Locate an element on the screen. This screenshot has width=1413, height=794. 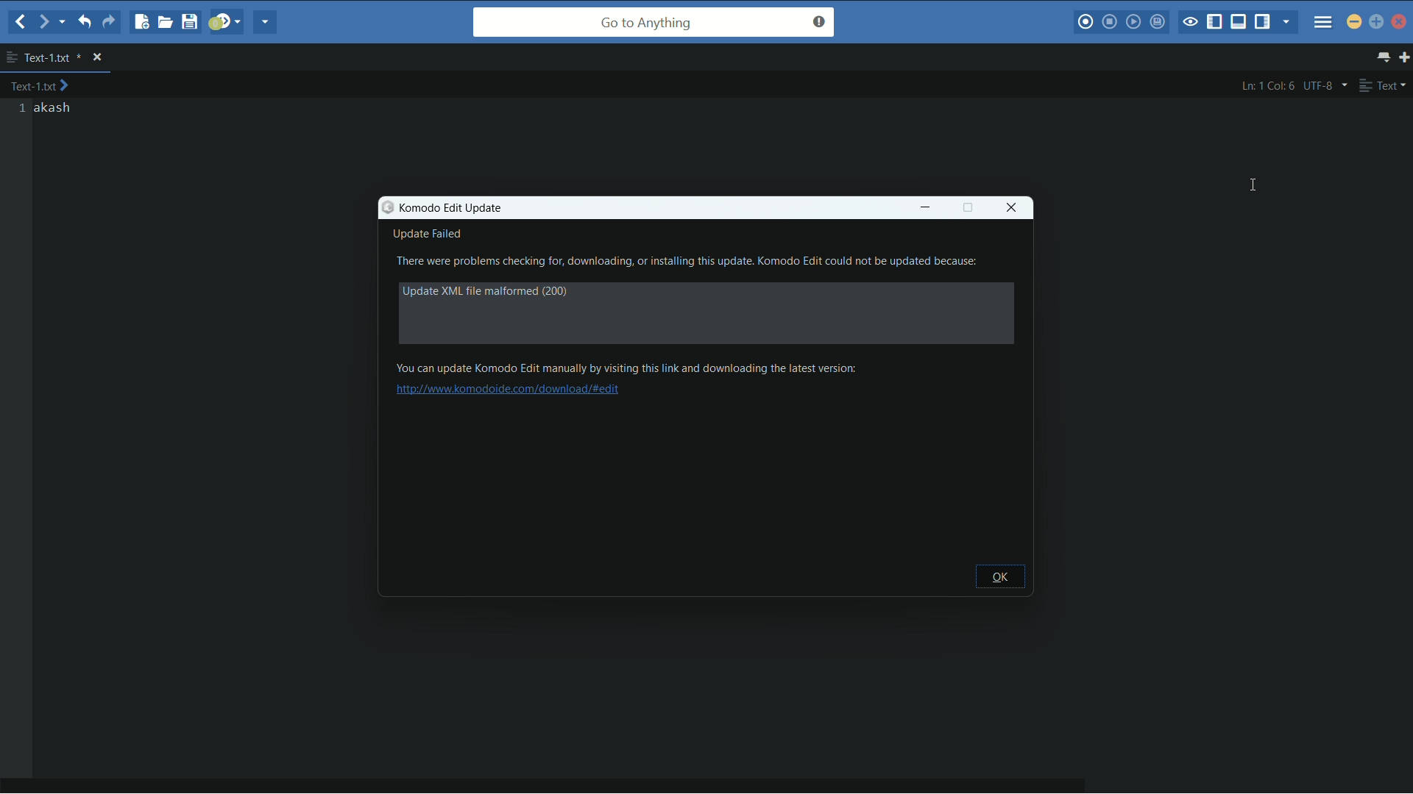
full screen is located at coordinates (966, 207).